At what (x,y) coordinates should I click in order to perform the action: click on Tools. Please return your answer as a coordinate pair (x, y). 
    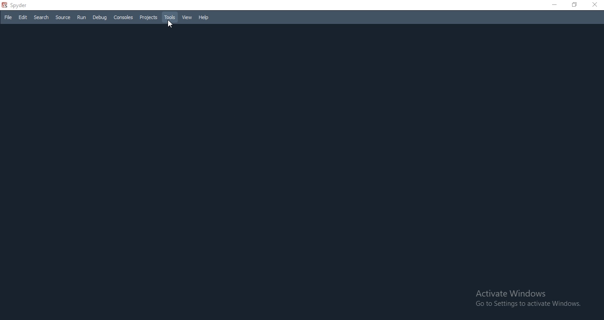
    Looking at the image, I should click on (170, 17).